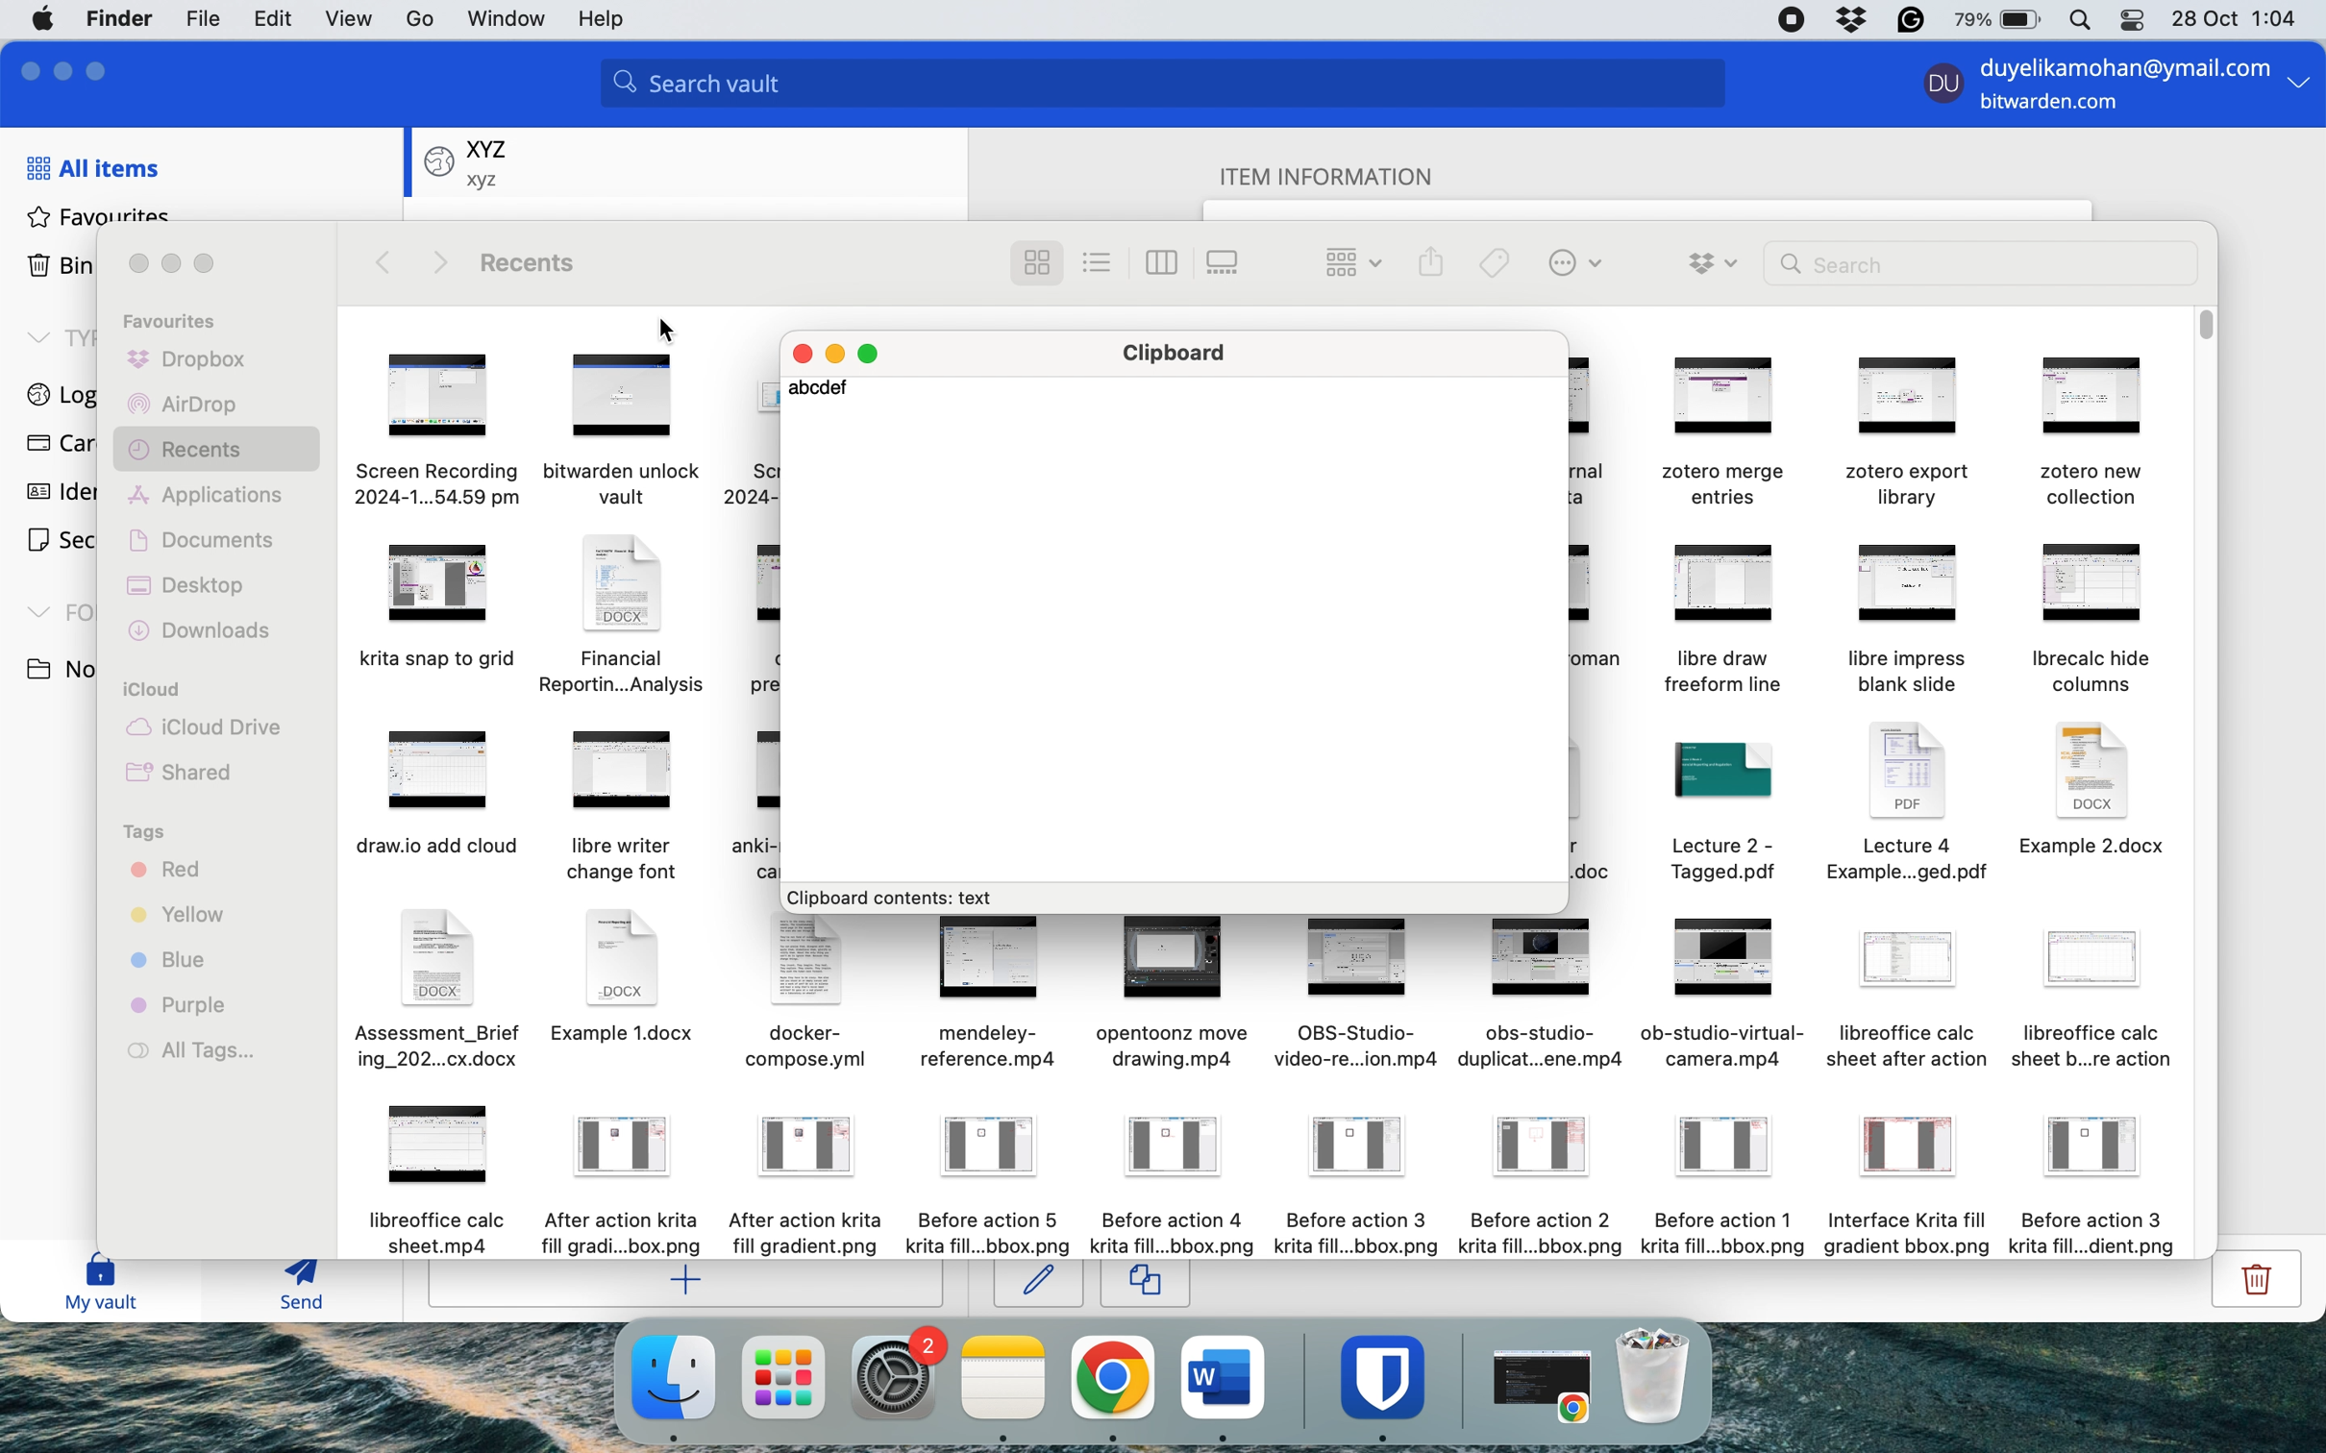 The width and height of the screenshot is (2326, 1453). What do you see at coordinates (100, 216) in the screenshot?
I see `favourites` at bounding box center [100, 216].